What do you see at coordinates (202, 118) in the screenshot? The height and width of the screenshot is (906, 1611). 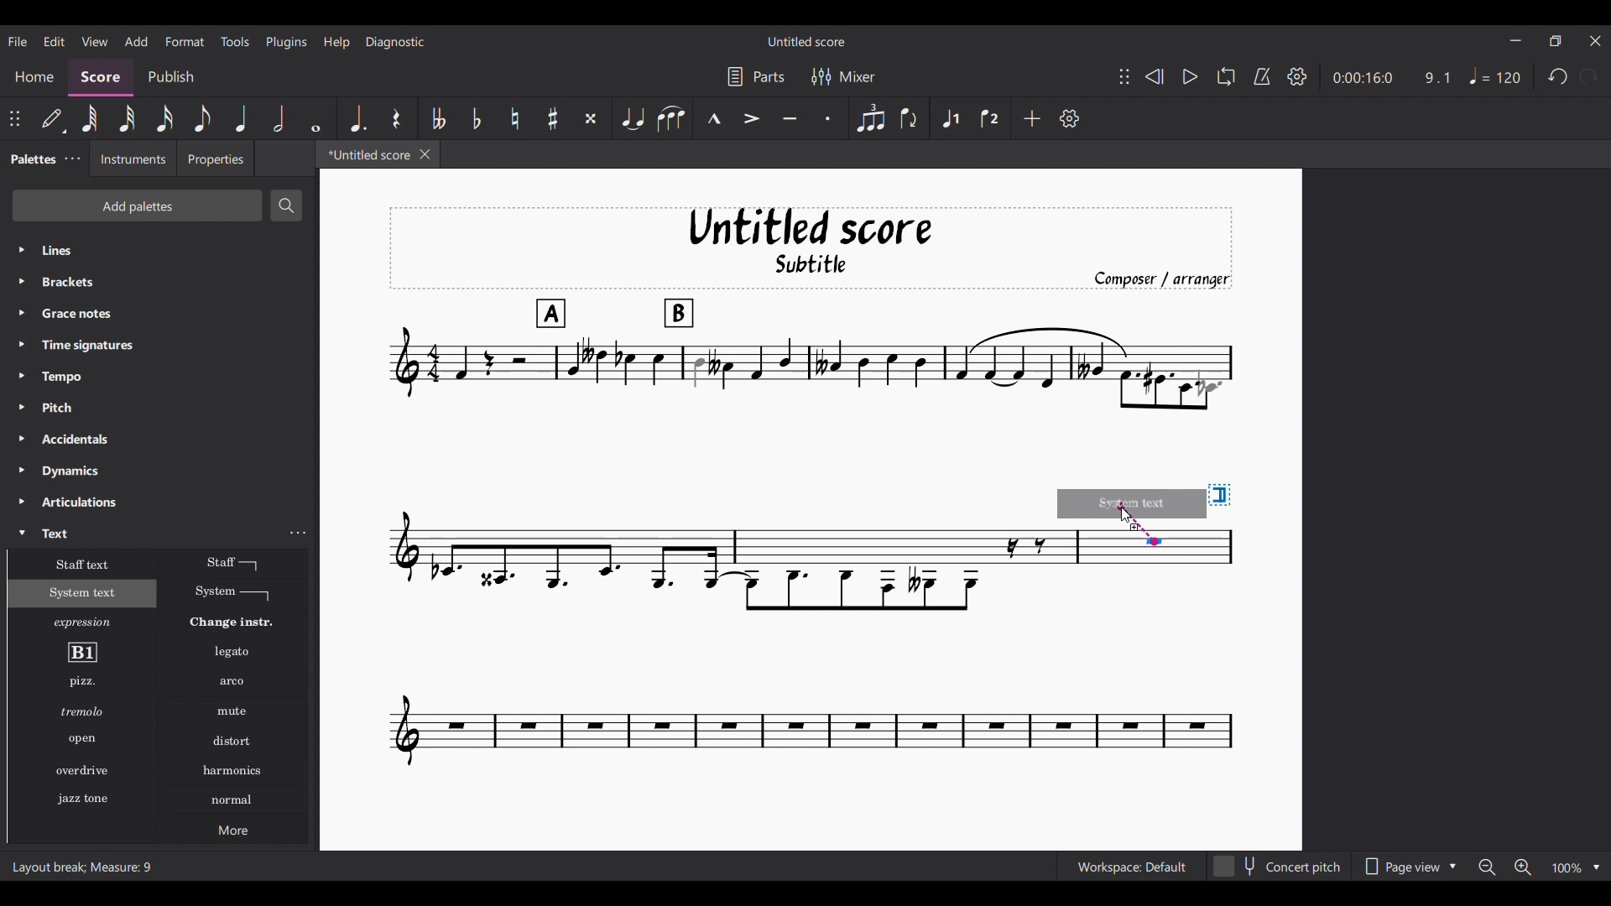 I see `8th note` at bounding box center [202, 118].